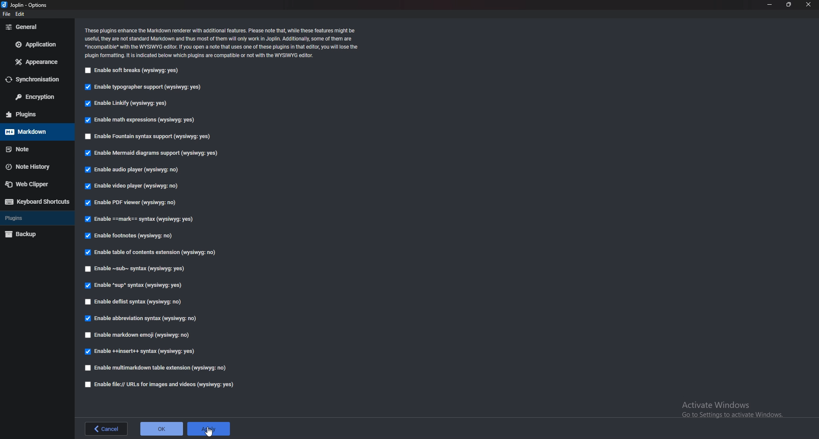  Describe the element at coordinates (770, 5) in the screenshot. I see `minimize` at that location.